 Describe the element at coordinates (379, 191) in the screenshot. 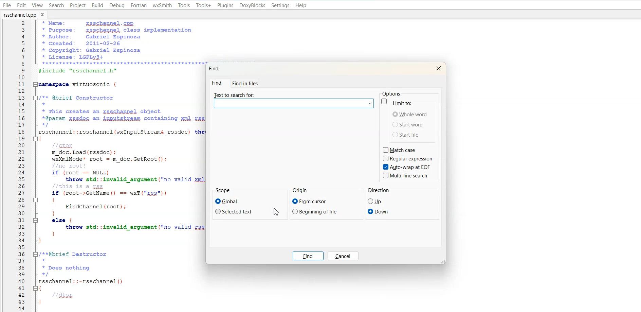

I see `Direction` at that location.